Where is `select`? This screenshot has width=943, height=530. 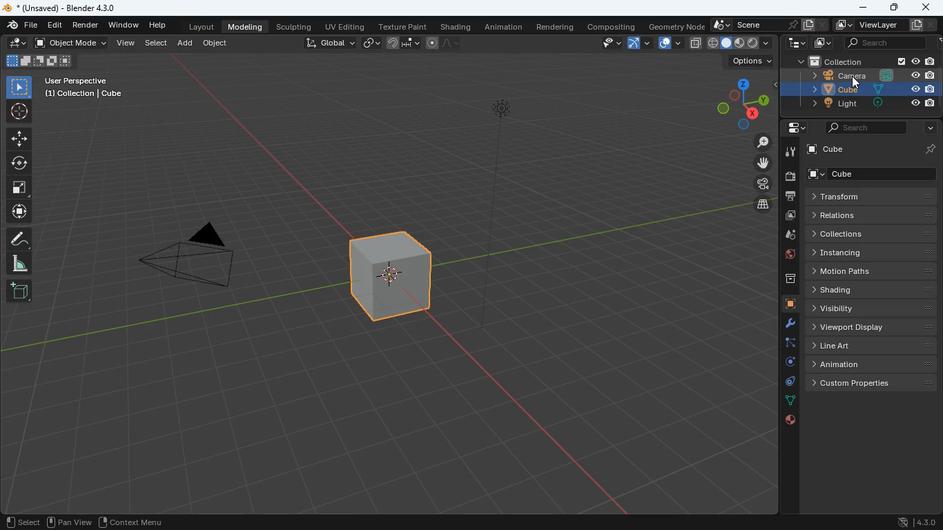 select is located at coordinates (155, 44).